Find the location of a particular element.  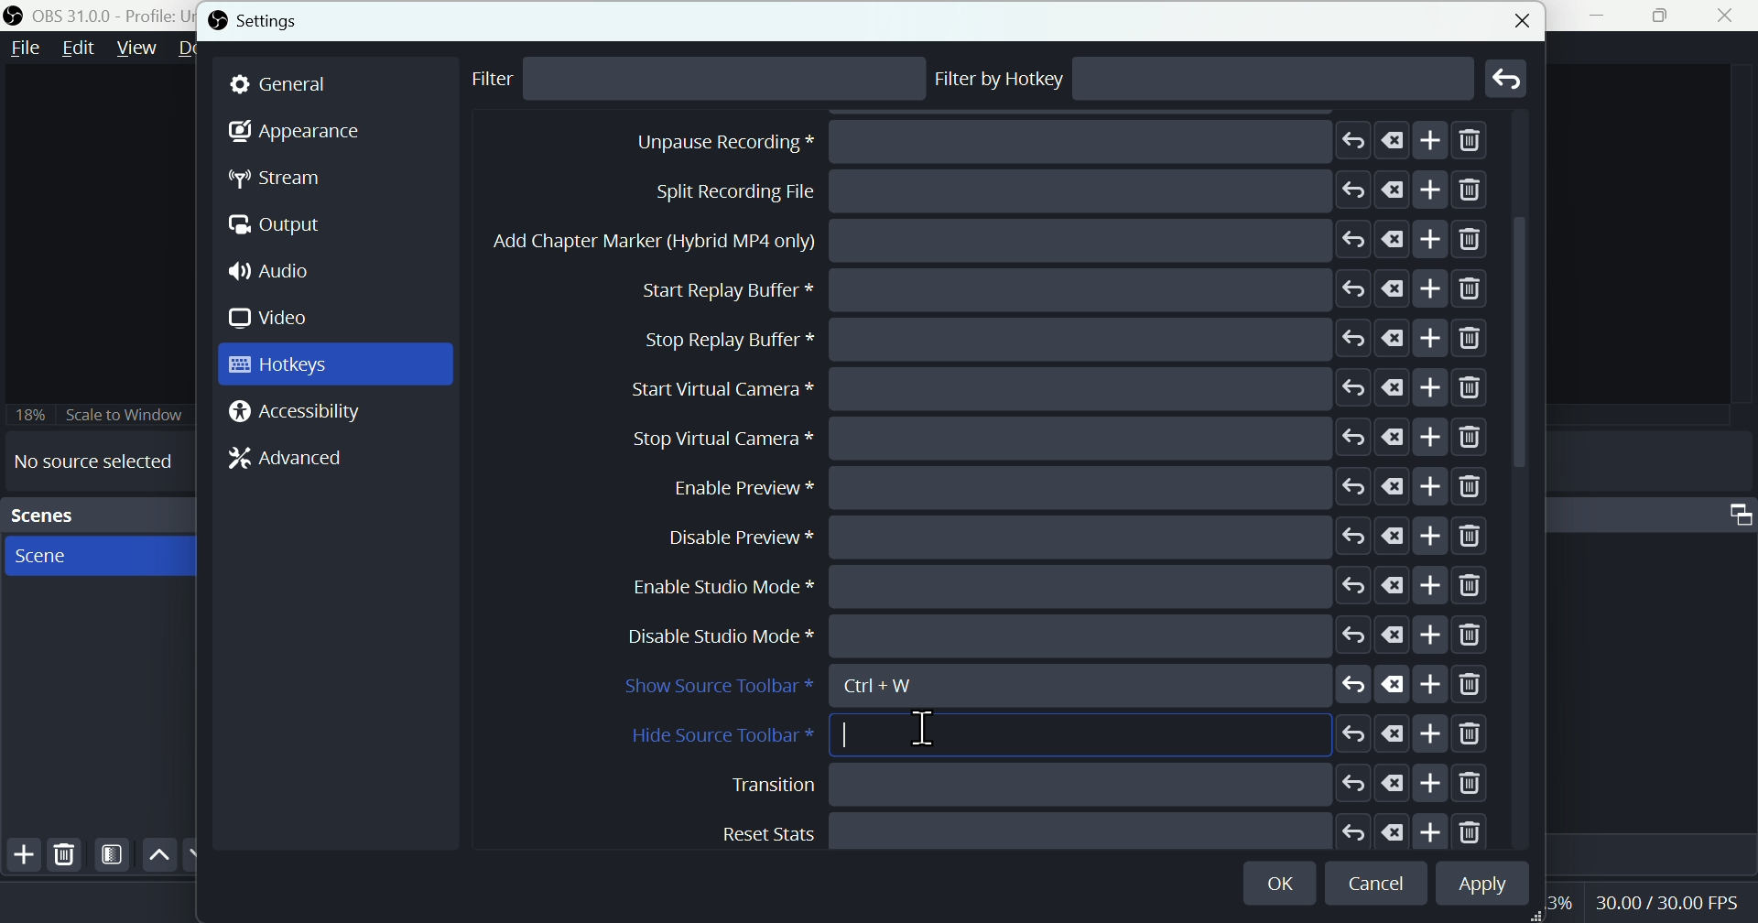

close is located at coordinates (1518, 17).